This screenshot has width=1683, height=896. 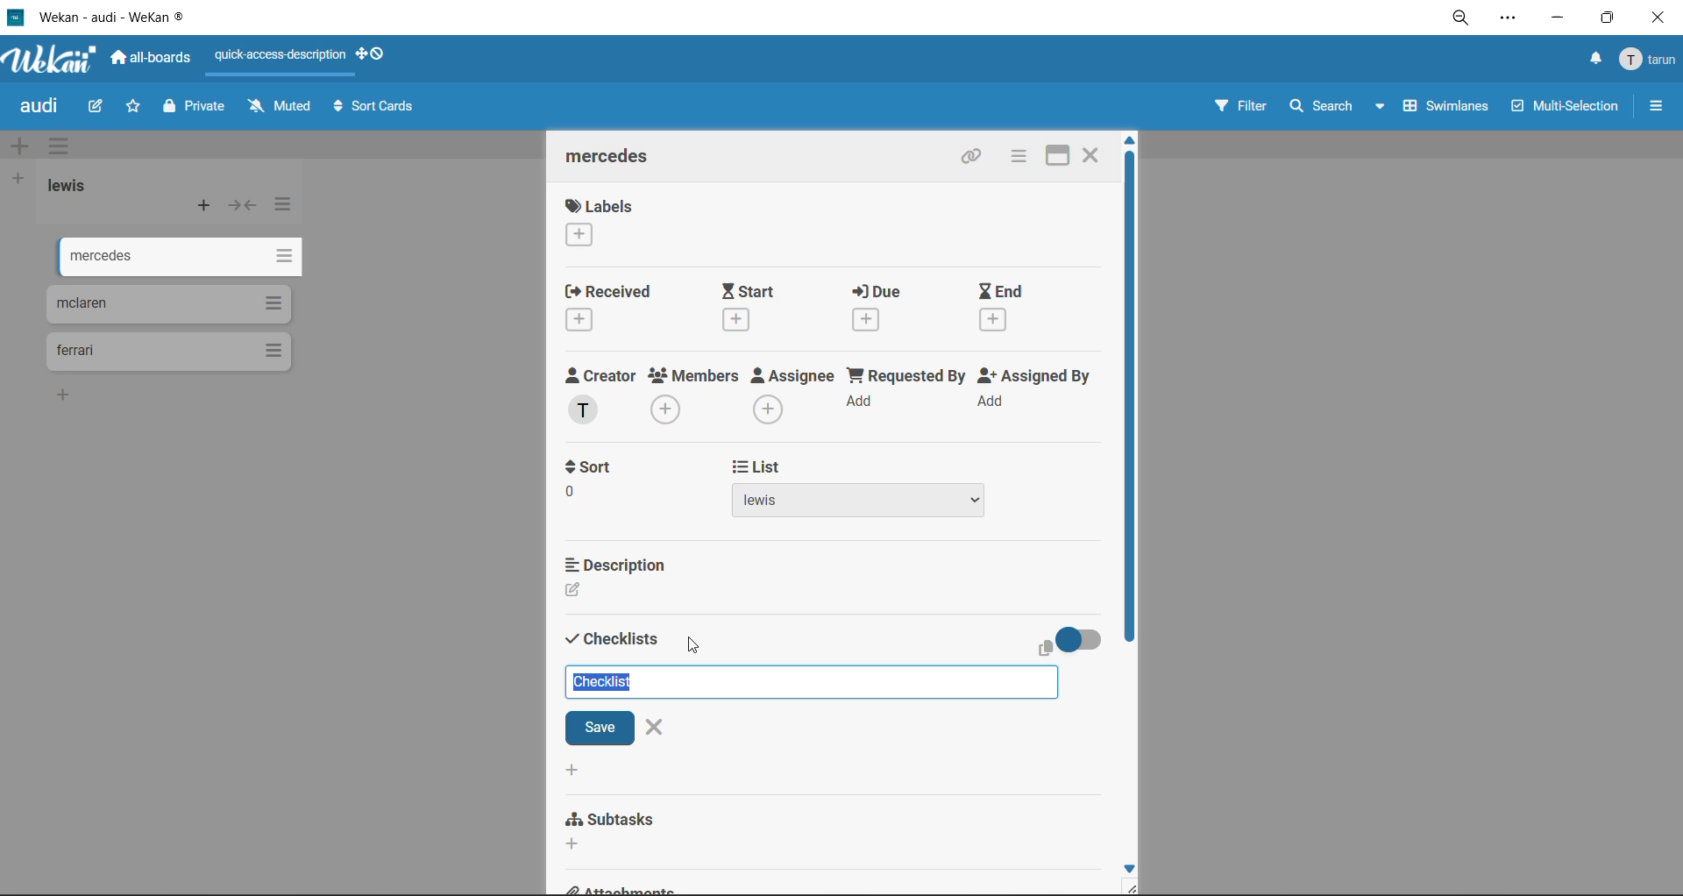 I want to click on hide completed checklist, so click(x=1086, y=637).